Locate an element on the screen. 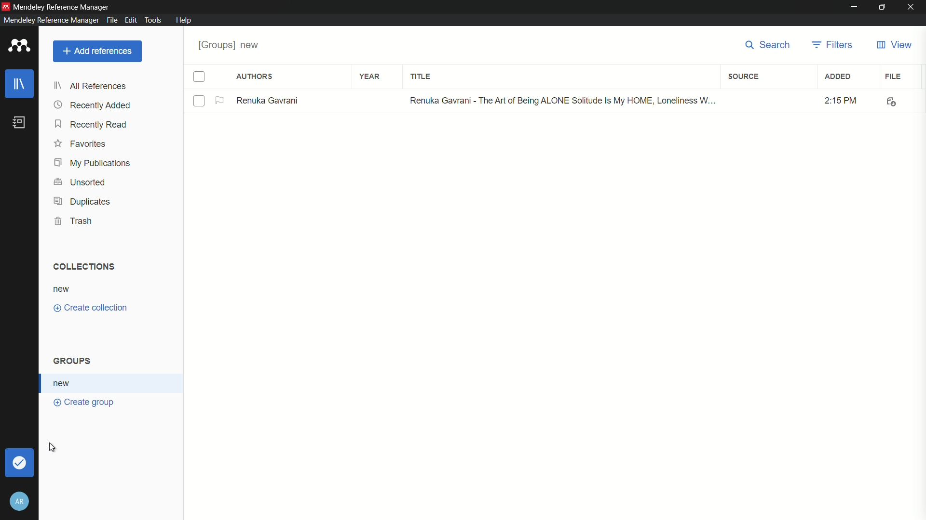  File is located at coordinates (889, 101).